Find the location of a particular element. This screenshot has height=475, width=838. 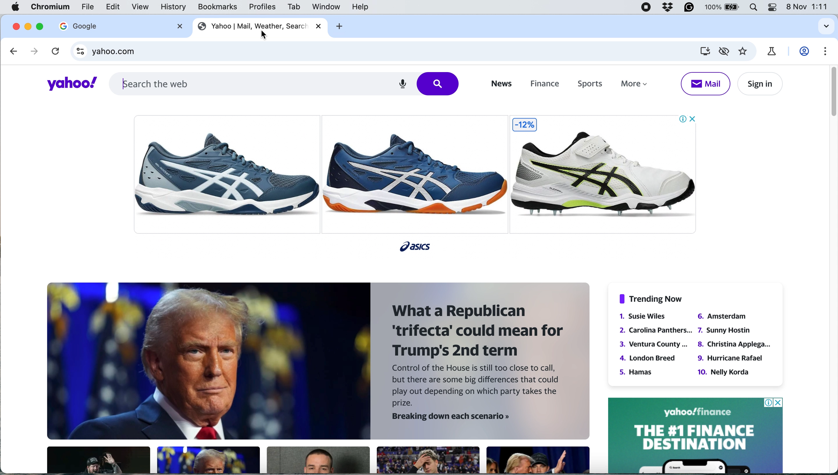

screen recorder is located at coordinates (647, 8).